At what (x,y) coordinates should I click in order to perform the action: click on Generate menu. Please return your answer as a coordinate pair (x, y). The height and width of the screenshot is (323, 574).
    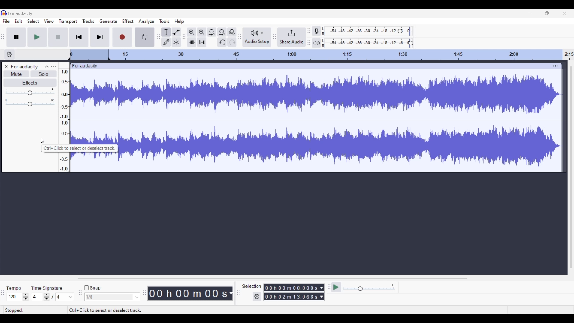
    Looking at the image, I should click on (109, 22).